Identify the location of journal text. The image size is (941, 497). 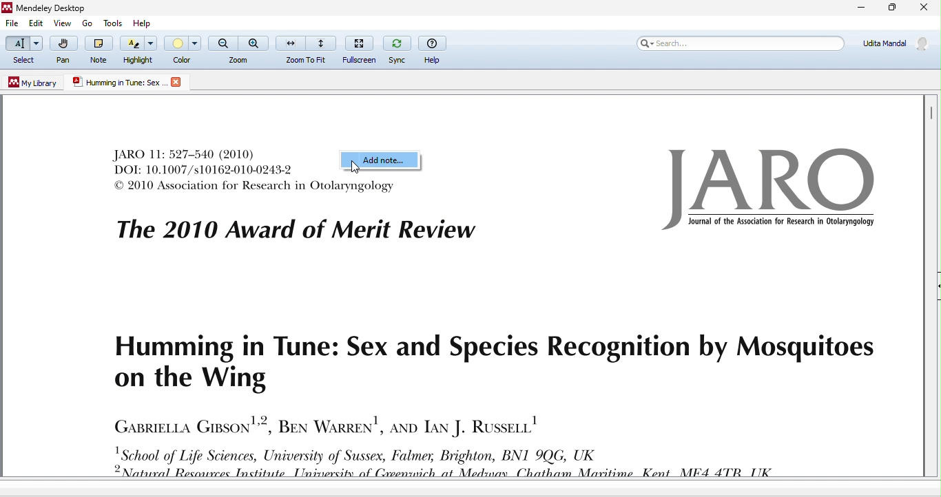
(483, 394).